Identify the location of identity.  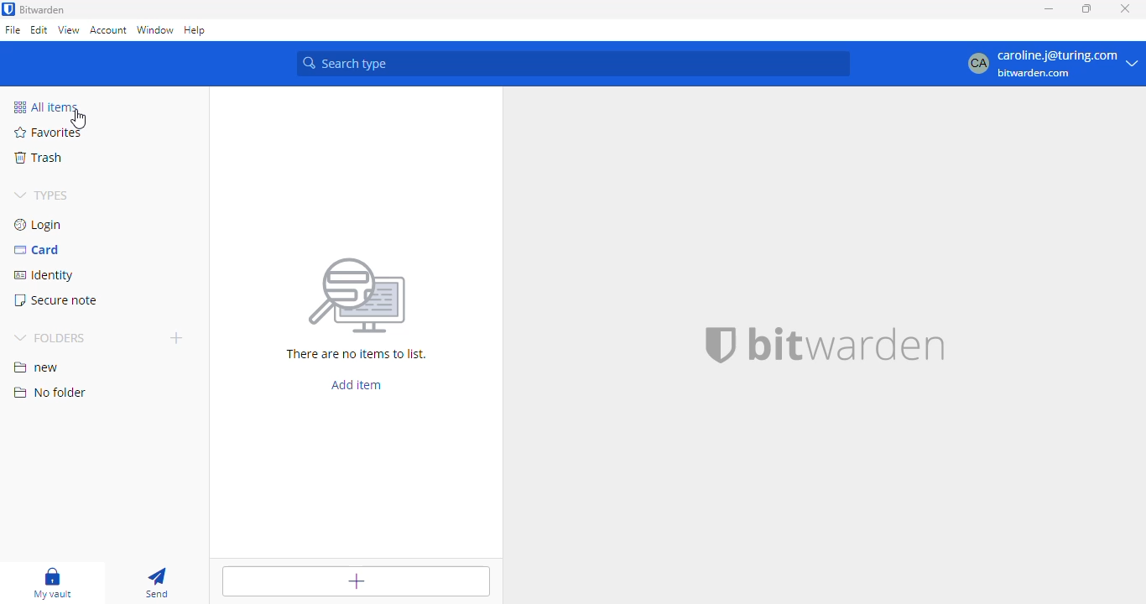
(44, 275).